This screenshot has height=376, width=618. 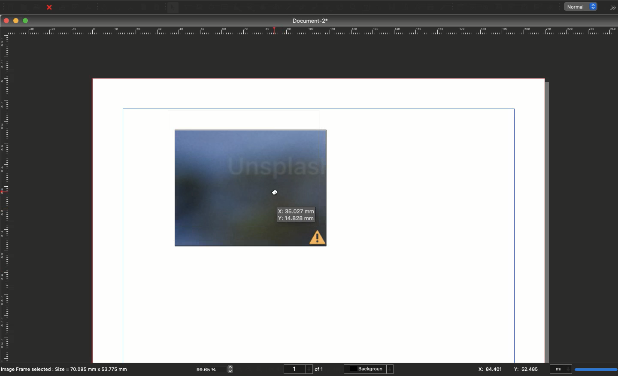 What do you see at coordinates (297, 215) in the screenshot?
I see `X: 35.027 mm Y:14.828 mm` at bounding box center [297, 215].